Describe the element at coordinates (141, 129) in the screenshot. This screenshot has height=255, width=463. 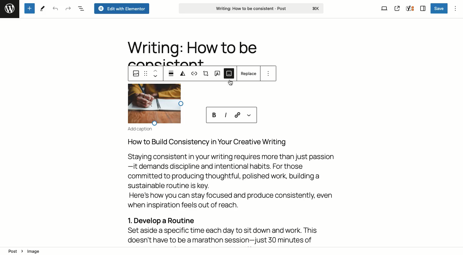
I see `Add caption` at that location.